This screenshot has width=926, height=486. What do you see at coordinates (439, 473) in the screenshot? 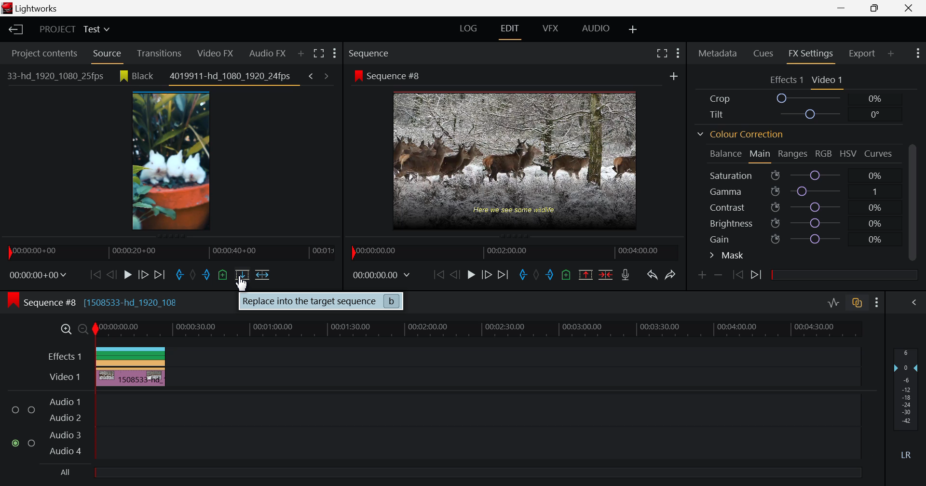
I see `All` at bounding box center [439, 473].